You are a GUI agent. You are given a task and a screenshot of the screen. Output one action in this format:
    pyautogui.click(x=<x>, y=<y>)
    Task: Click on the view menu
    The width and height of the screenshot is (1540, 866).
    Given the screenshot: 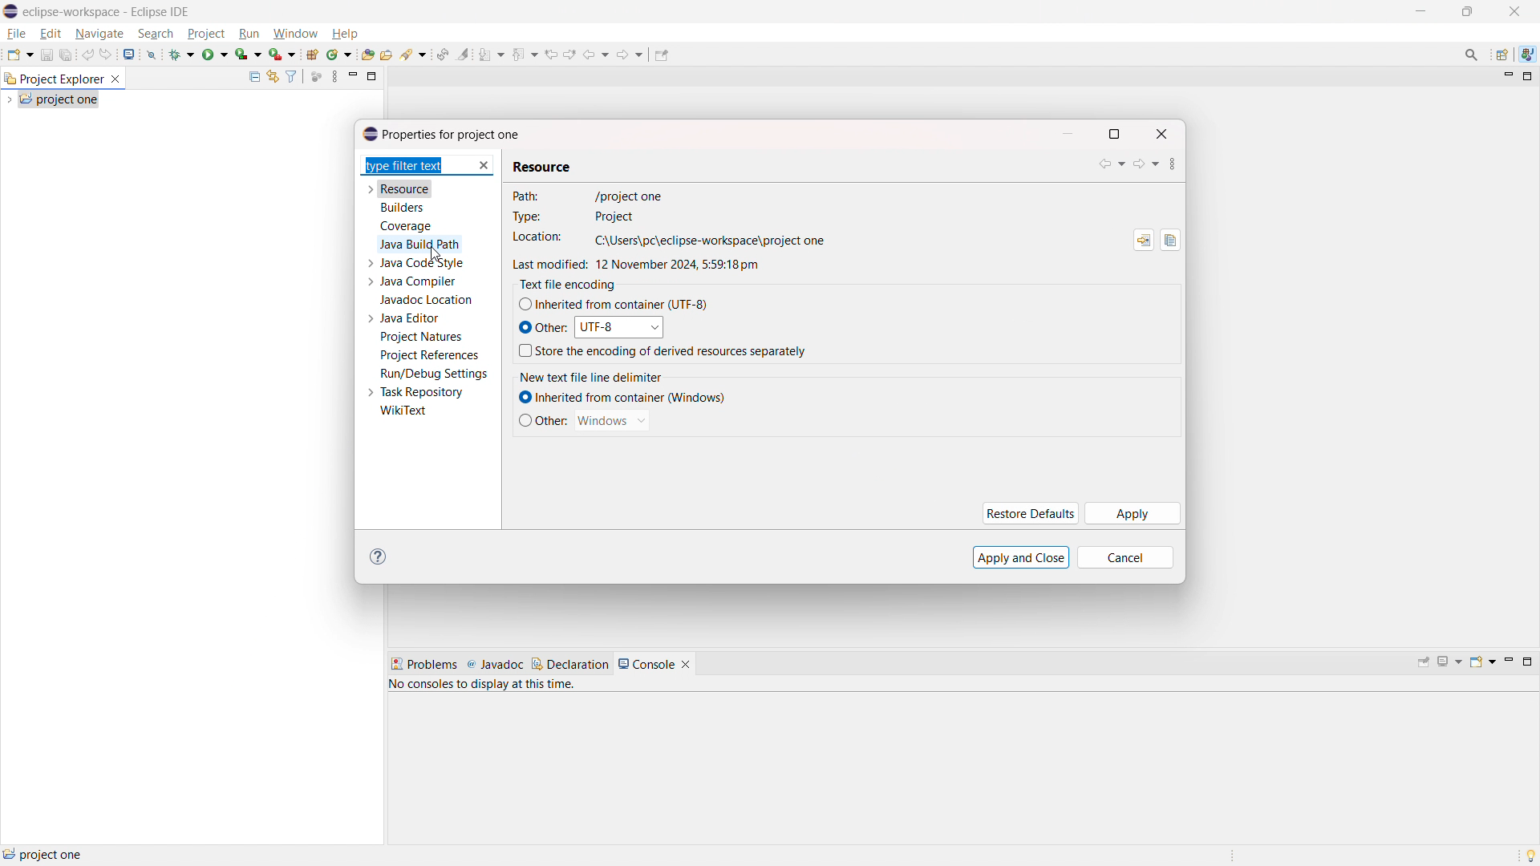 What is the action you would take?
    pyautogui.click(x=334, y=76)
    